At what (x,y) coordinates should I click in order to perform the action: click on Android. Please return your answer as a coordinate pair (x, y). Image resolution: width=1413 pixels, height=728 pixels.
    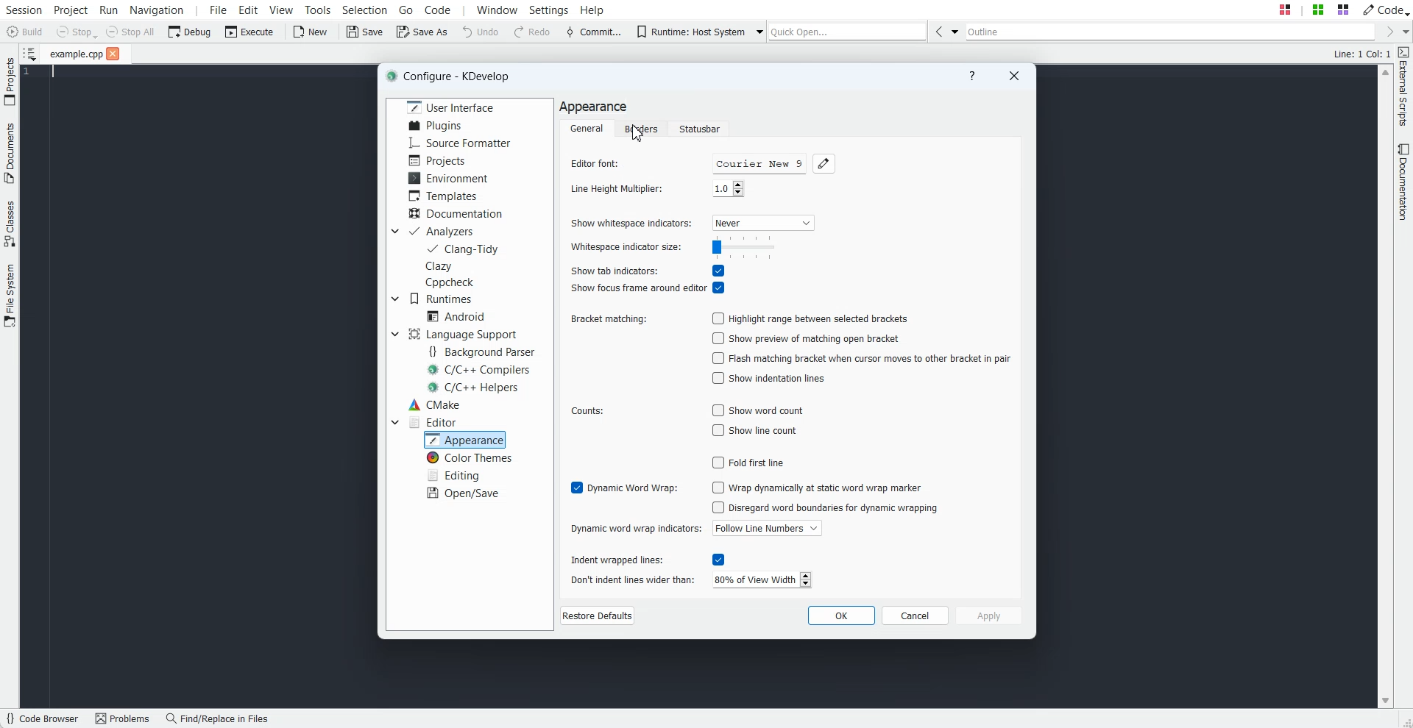
    Looking at the image, I should click on (456, 316).